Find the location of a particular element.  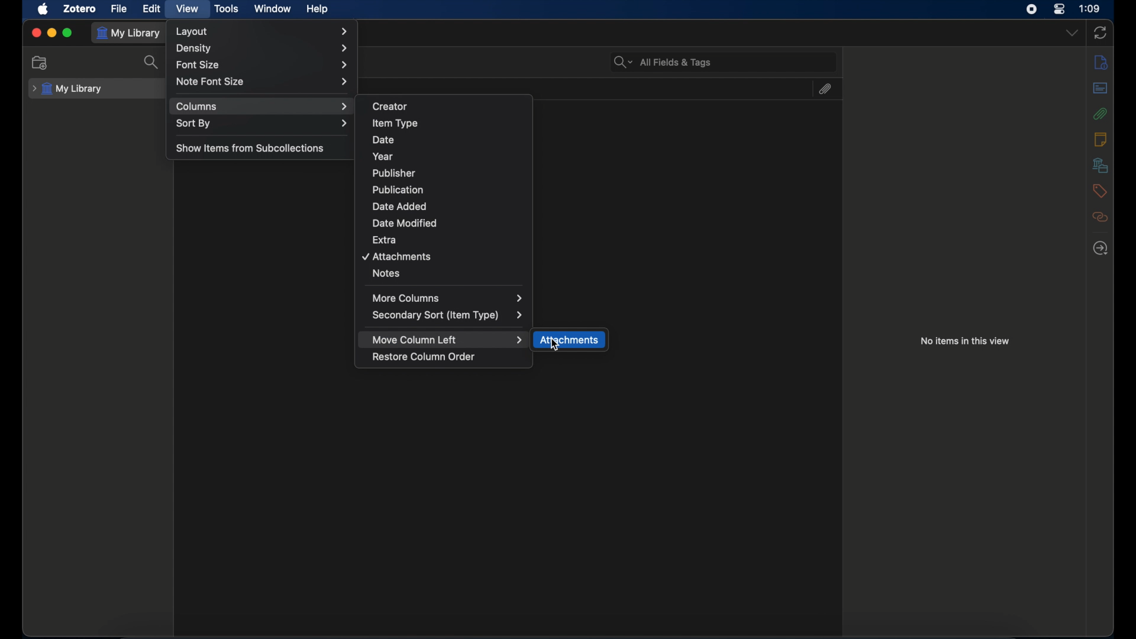

date added is located at coordinates (399, 206).